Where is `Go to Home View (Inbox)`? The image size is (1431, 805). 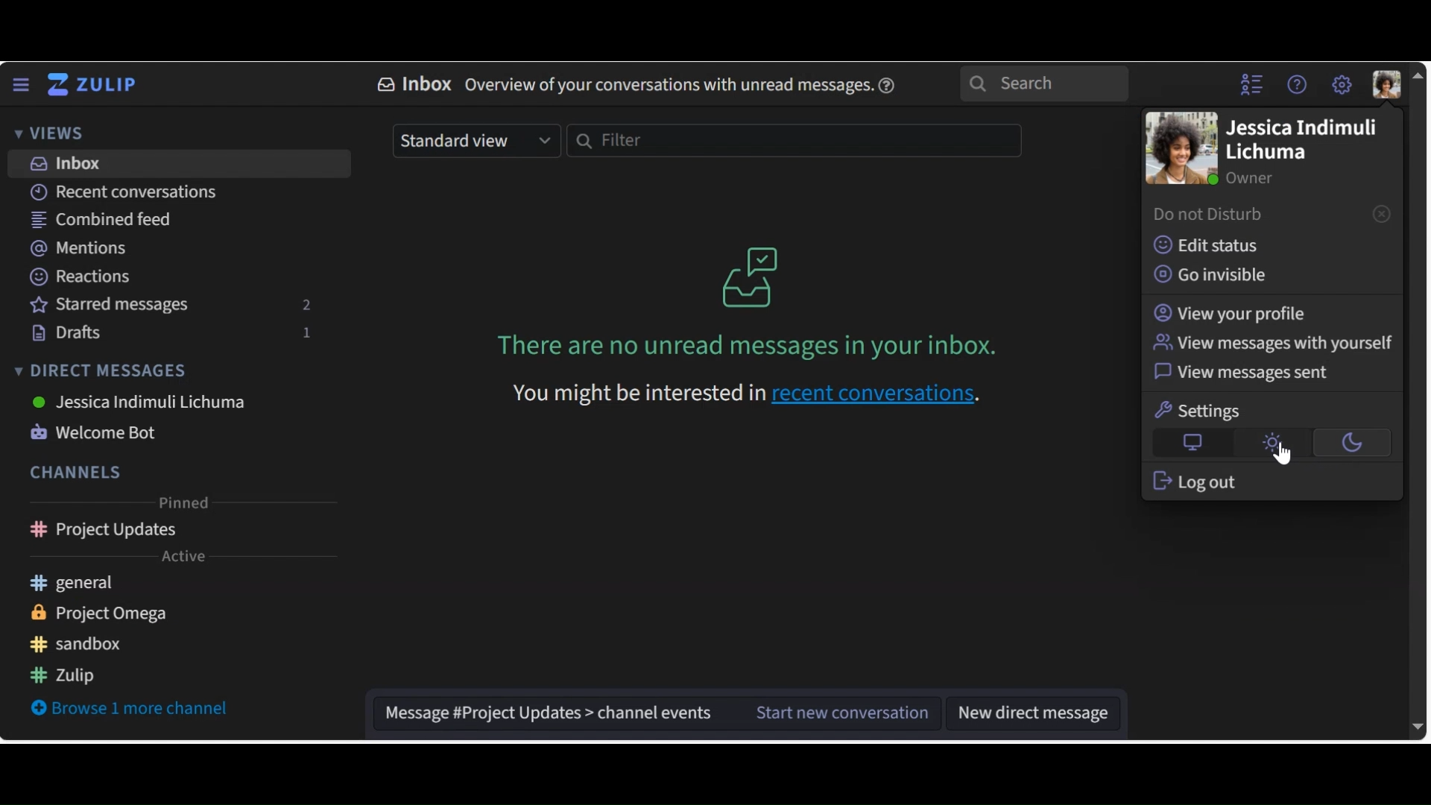 Go to Home View (Inbox) is located at coordinates (98, 85).